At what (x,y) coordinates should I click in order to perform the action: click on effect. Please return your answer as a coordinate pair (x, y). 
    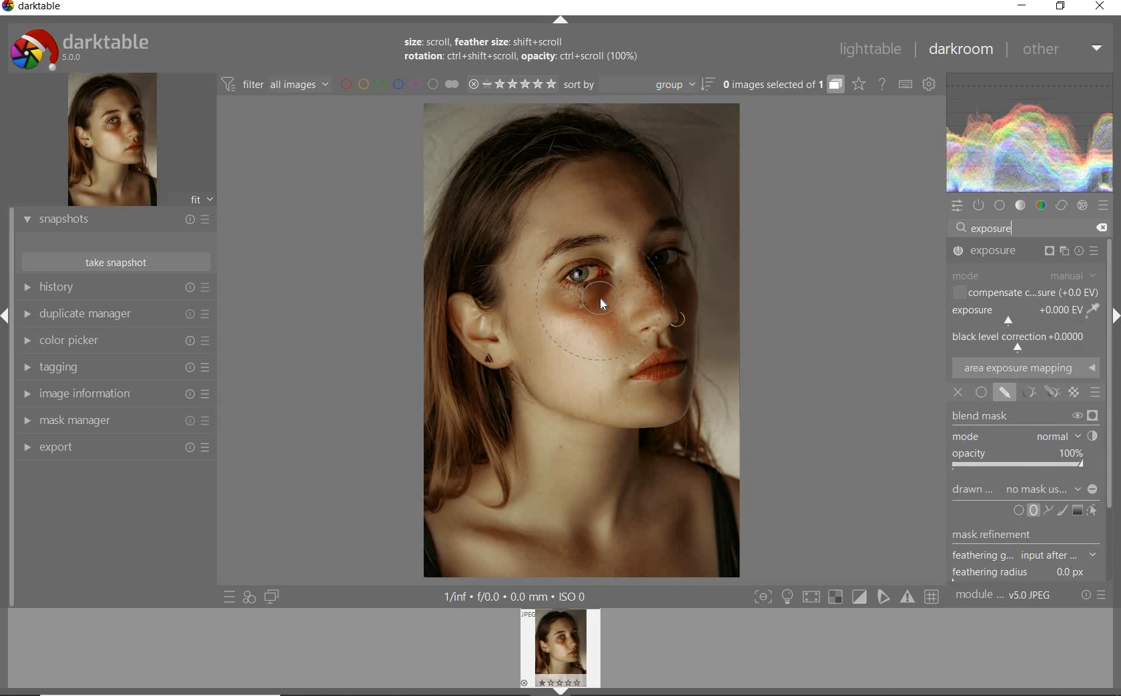
    Looking at the image, I should click on (1082, 205).